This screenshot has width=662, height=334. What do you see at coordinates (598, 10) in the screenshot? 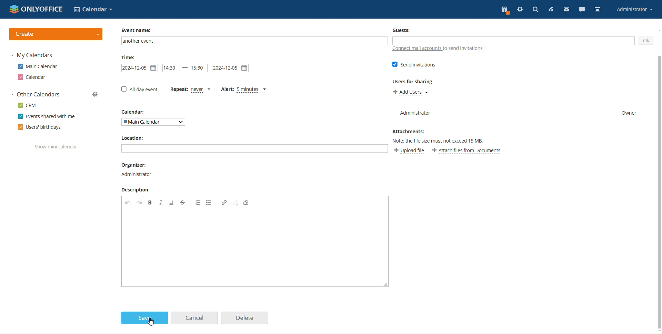
I see `calendar` at bounding box center [598, 10].